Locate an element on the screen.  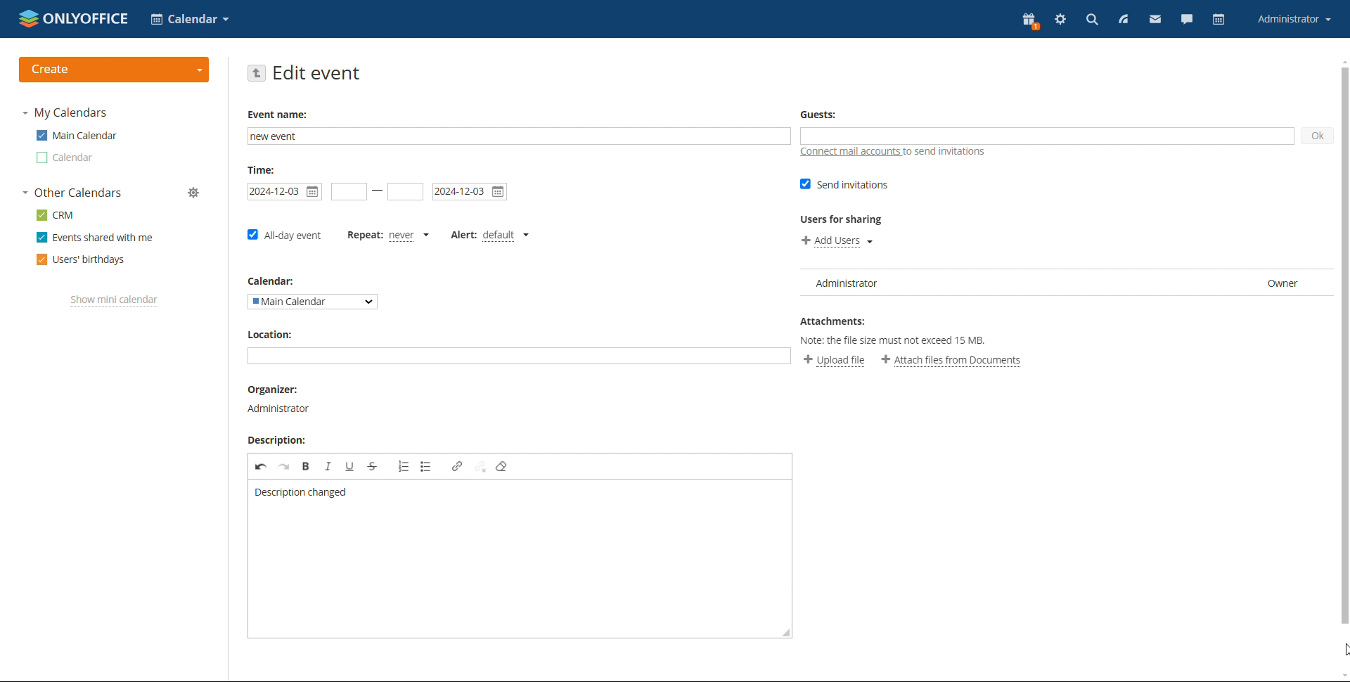
settings is located at coordinates (1060, 20).